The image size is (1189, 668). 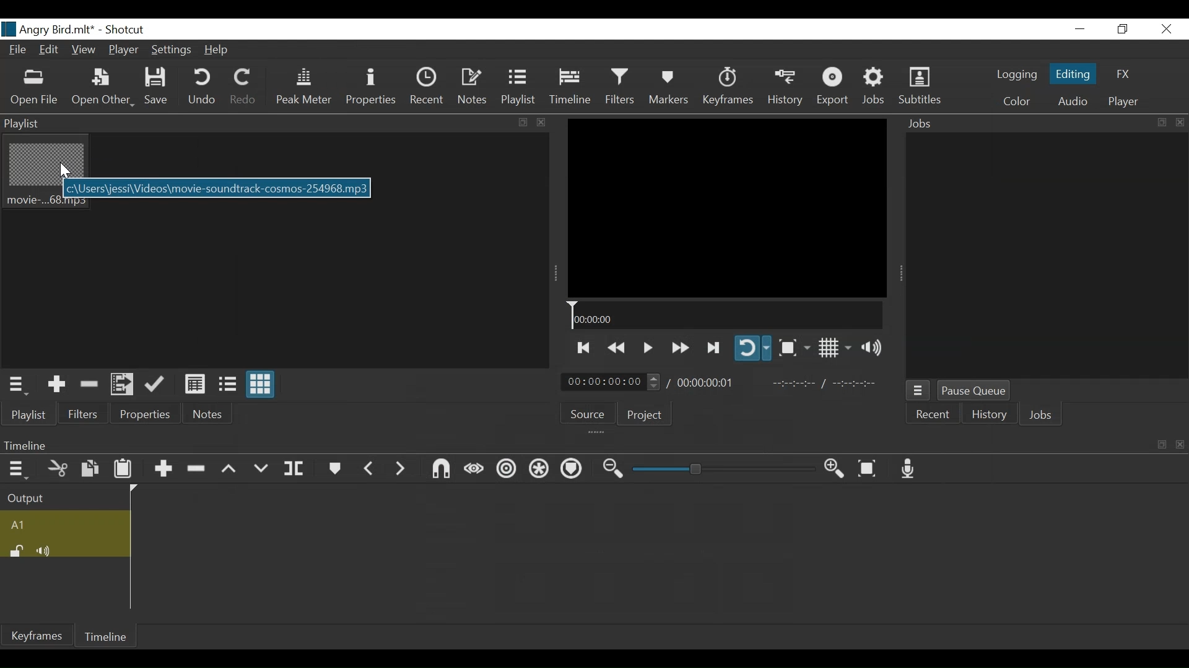 I want to click on Properties, so click(x=373, y=86).